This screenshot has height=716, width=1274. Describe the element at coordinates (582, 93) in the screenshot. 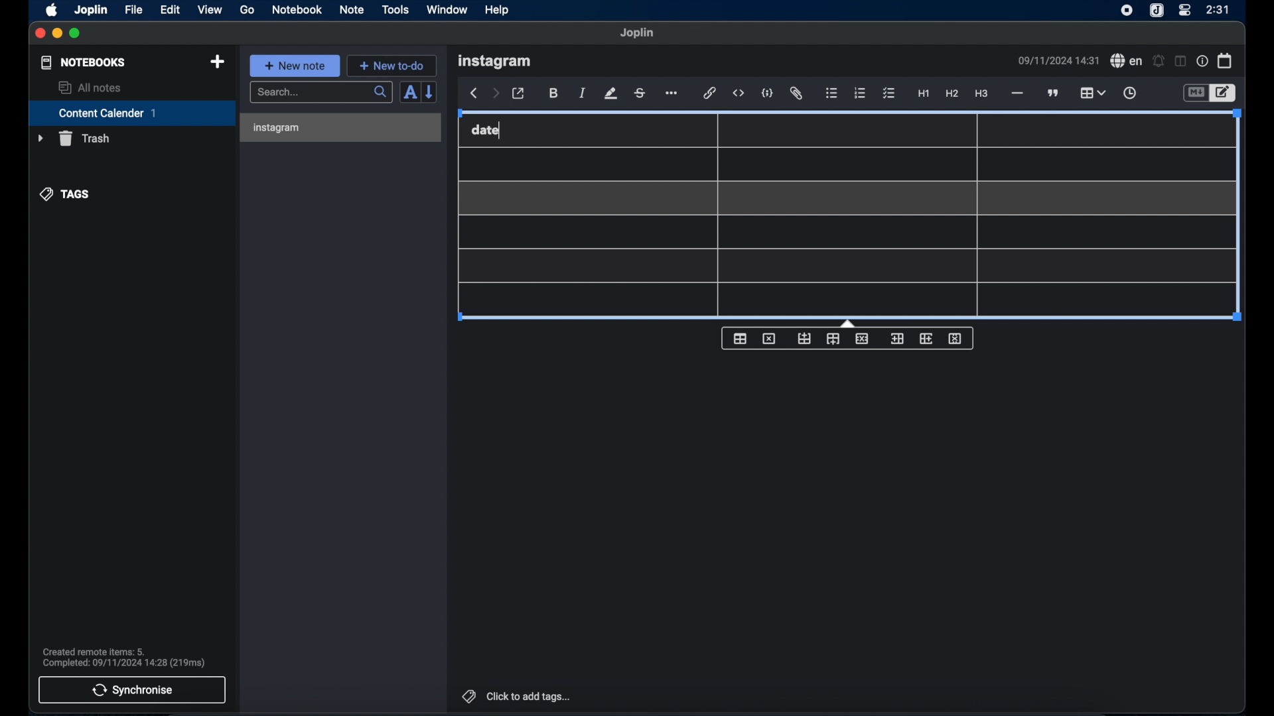

I see `italic` at that location.